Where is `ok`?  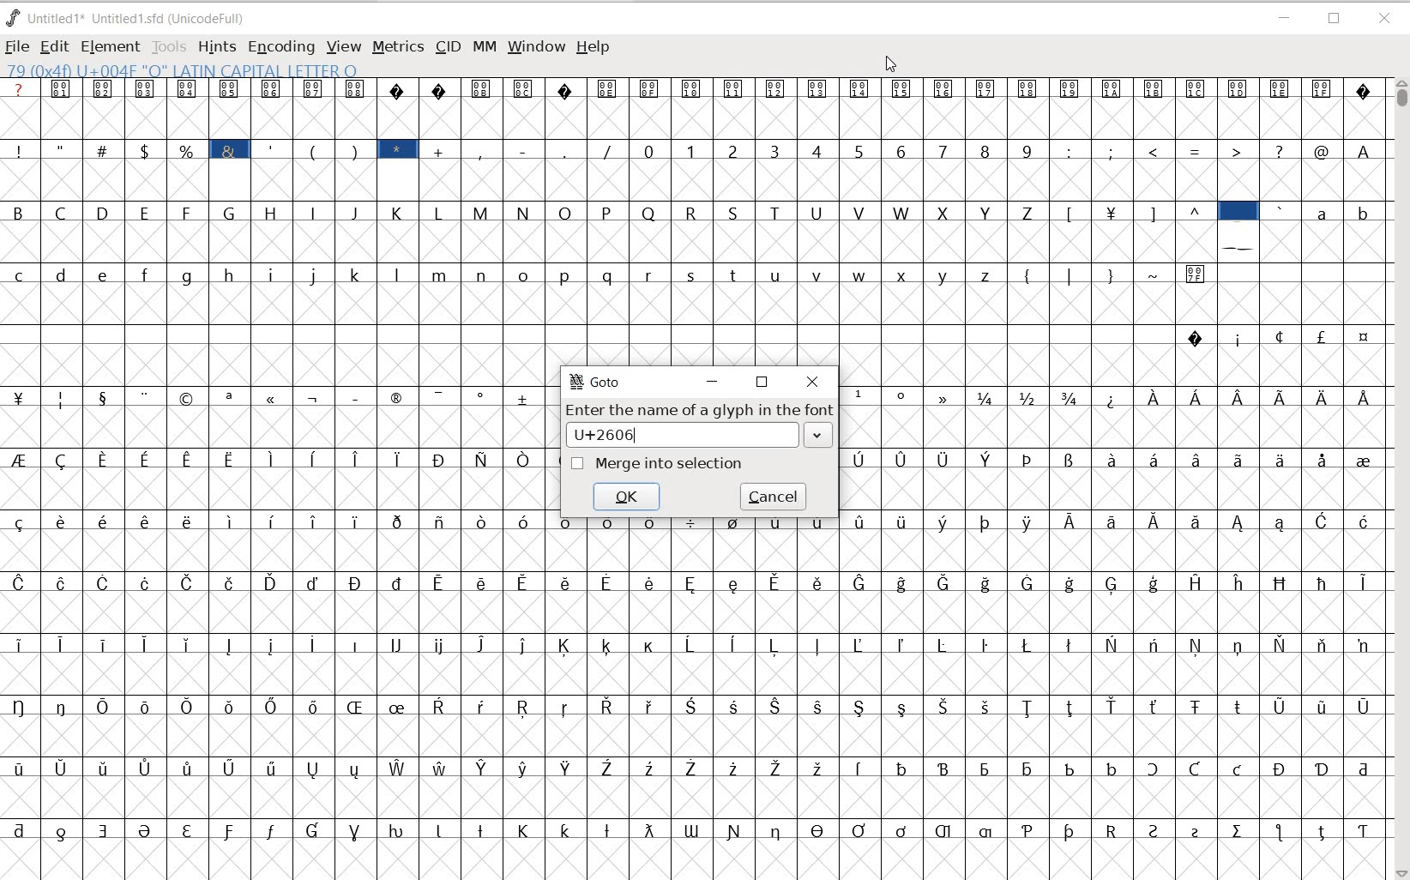
ok is located at coordinates (627, 497).